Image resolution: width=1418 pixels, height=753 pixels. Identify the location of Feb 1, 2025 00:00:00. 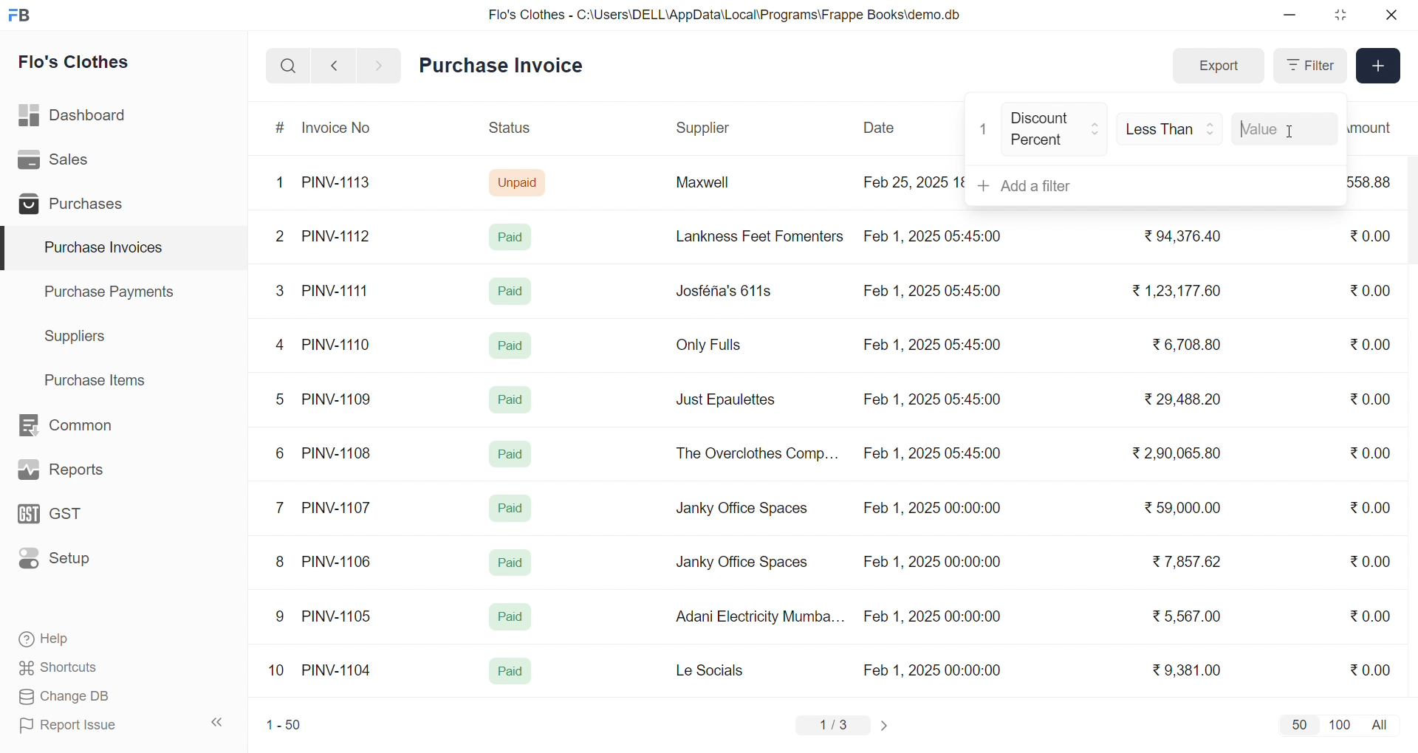
(934, 670).